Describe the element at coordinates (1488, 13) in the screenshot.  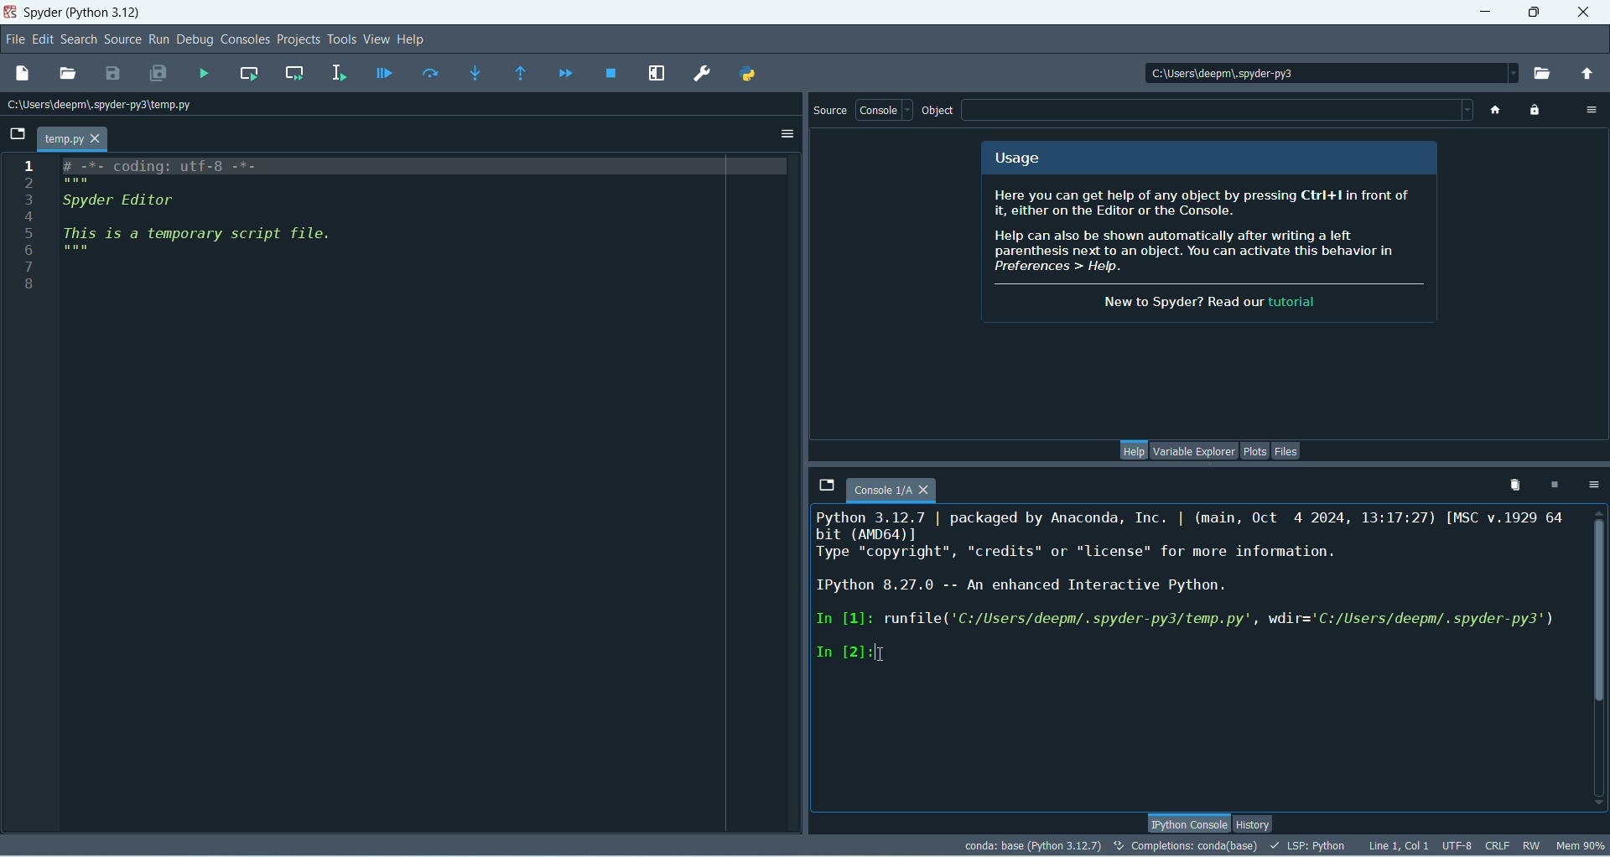
I see `minimize` at that location.